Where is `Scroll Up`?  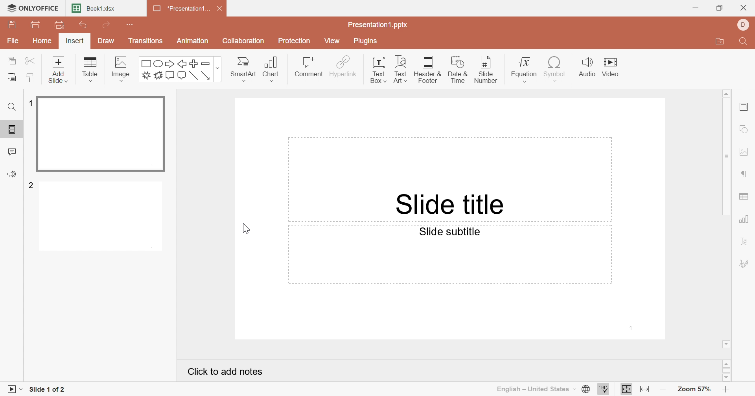
Scroll Up is located at coordinates (726, 92).